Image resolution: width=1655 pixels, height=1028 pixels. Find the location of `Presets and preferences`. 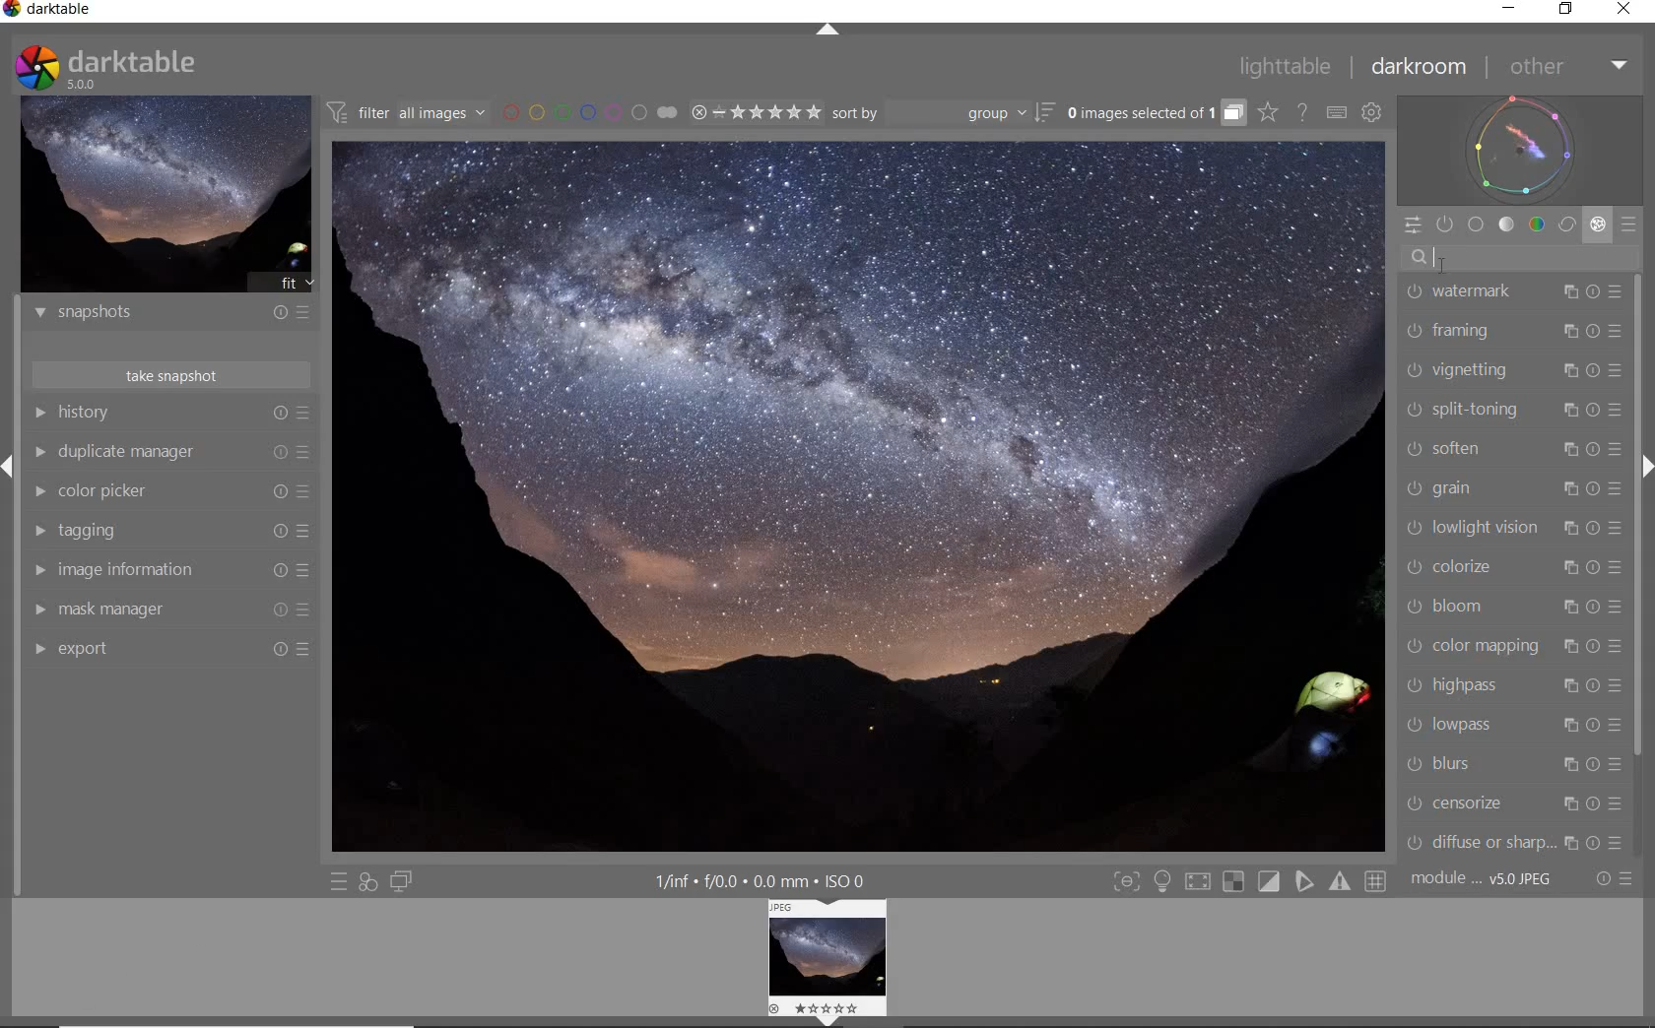

Presets and preferences is located at coordinates (310, 570).